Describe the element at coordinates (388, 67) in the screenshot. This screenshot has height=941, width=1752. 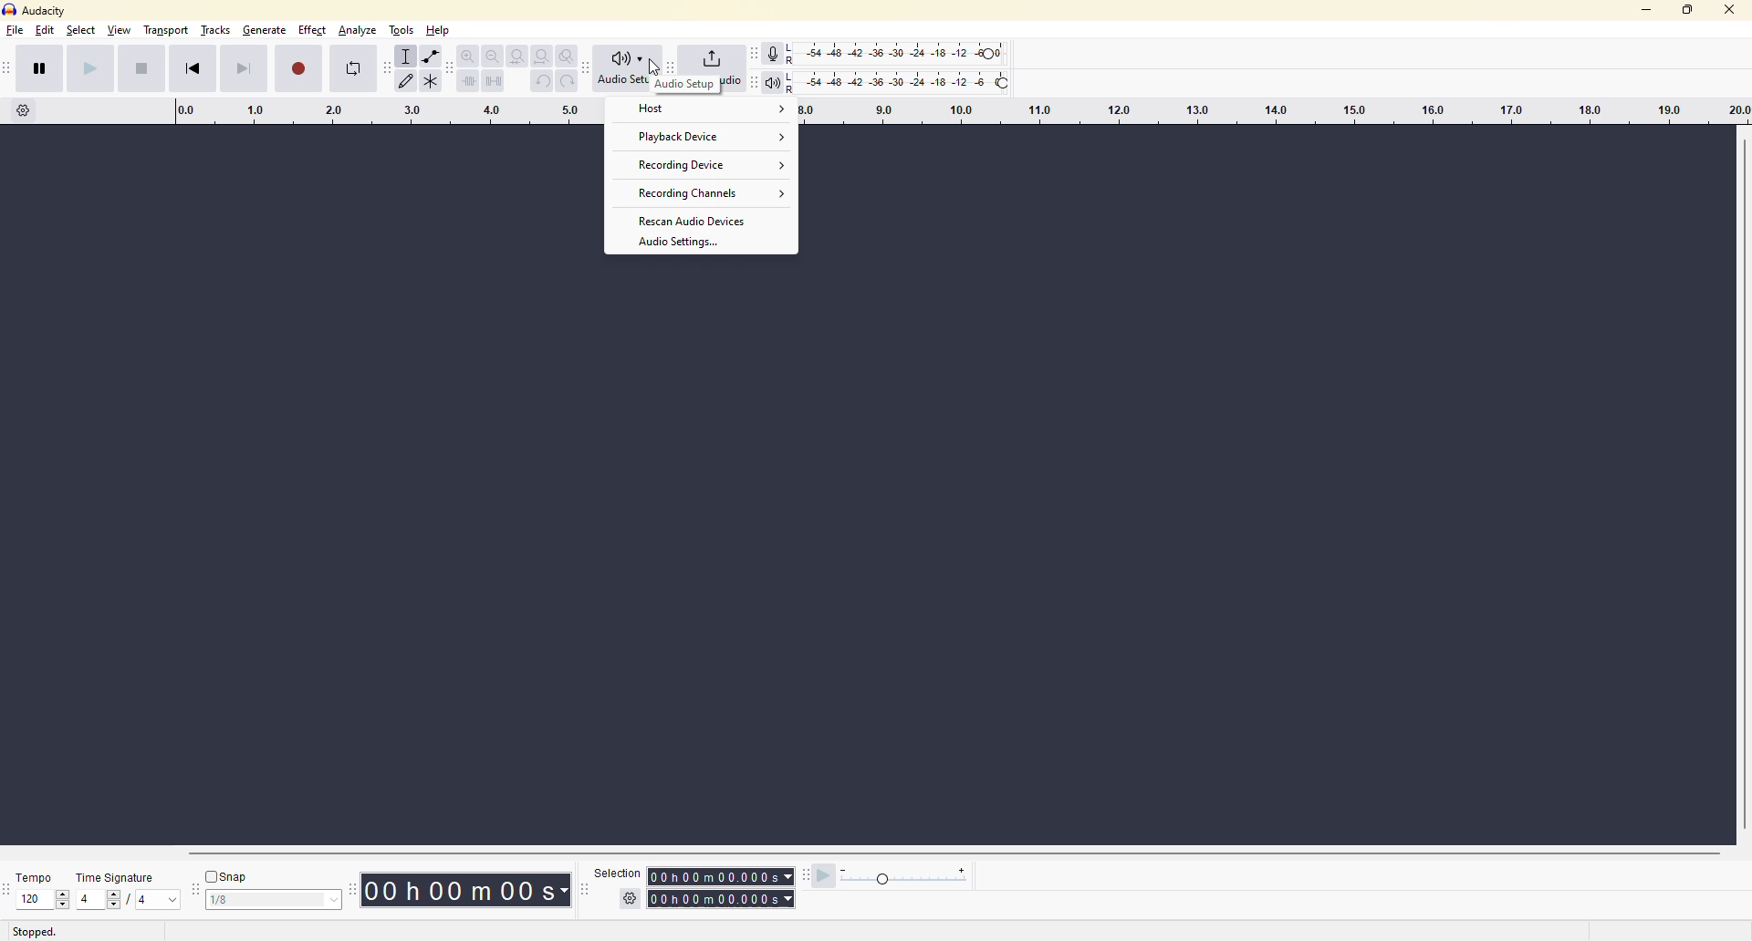
I see `audacity tools toolbar` at that location.